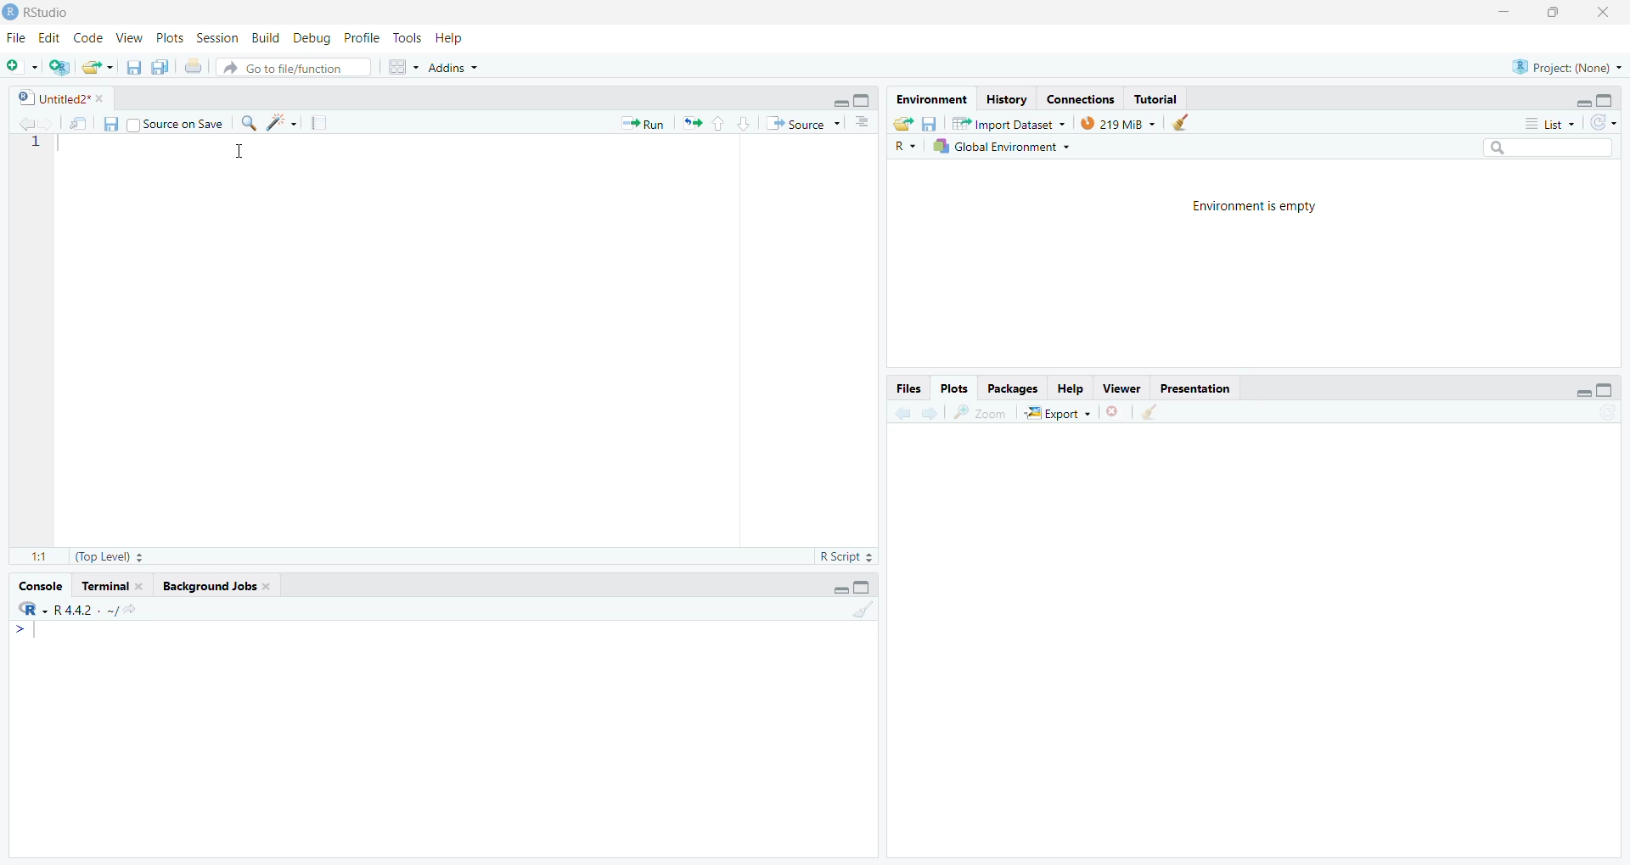  Describe the element at coordinates (1082, 98) in the screenshot. I see `Connections` at that location.